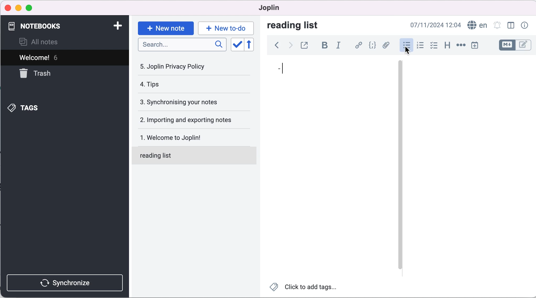  I want to click on blank canvas 2, so click(469, 169).